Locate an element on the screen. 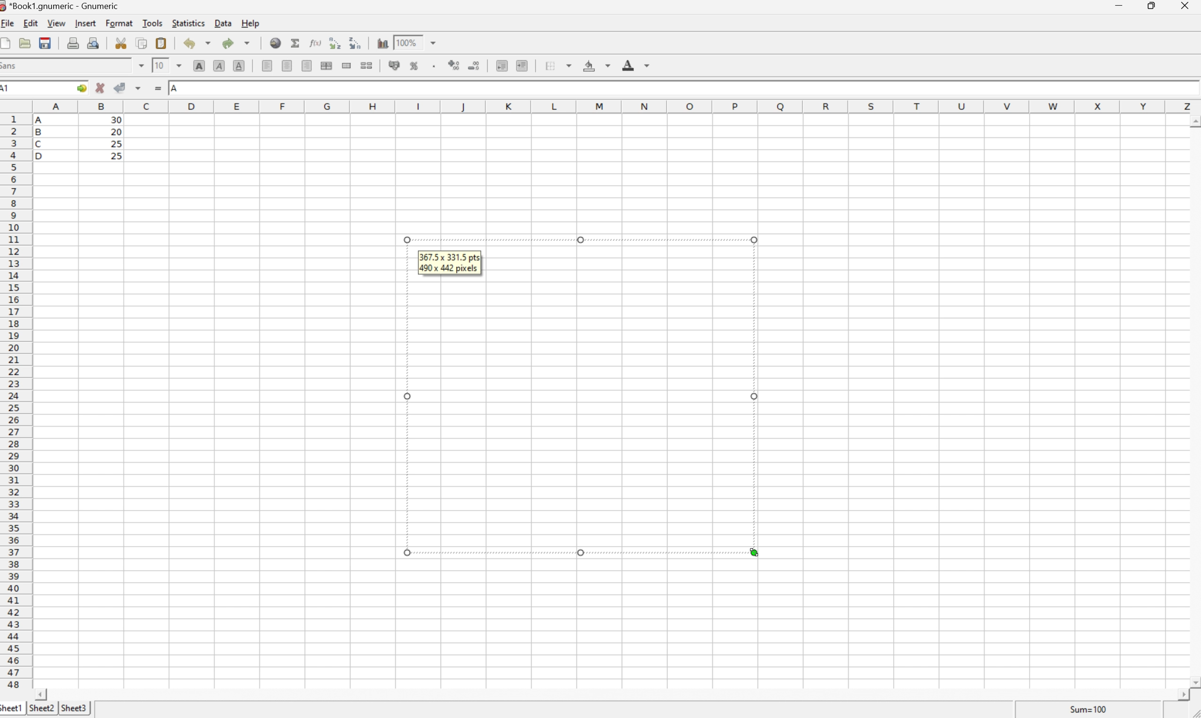  490*442 pixels is located at coordinates (451, 269).